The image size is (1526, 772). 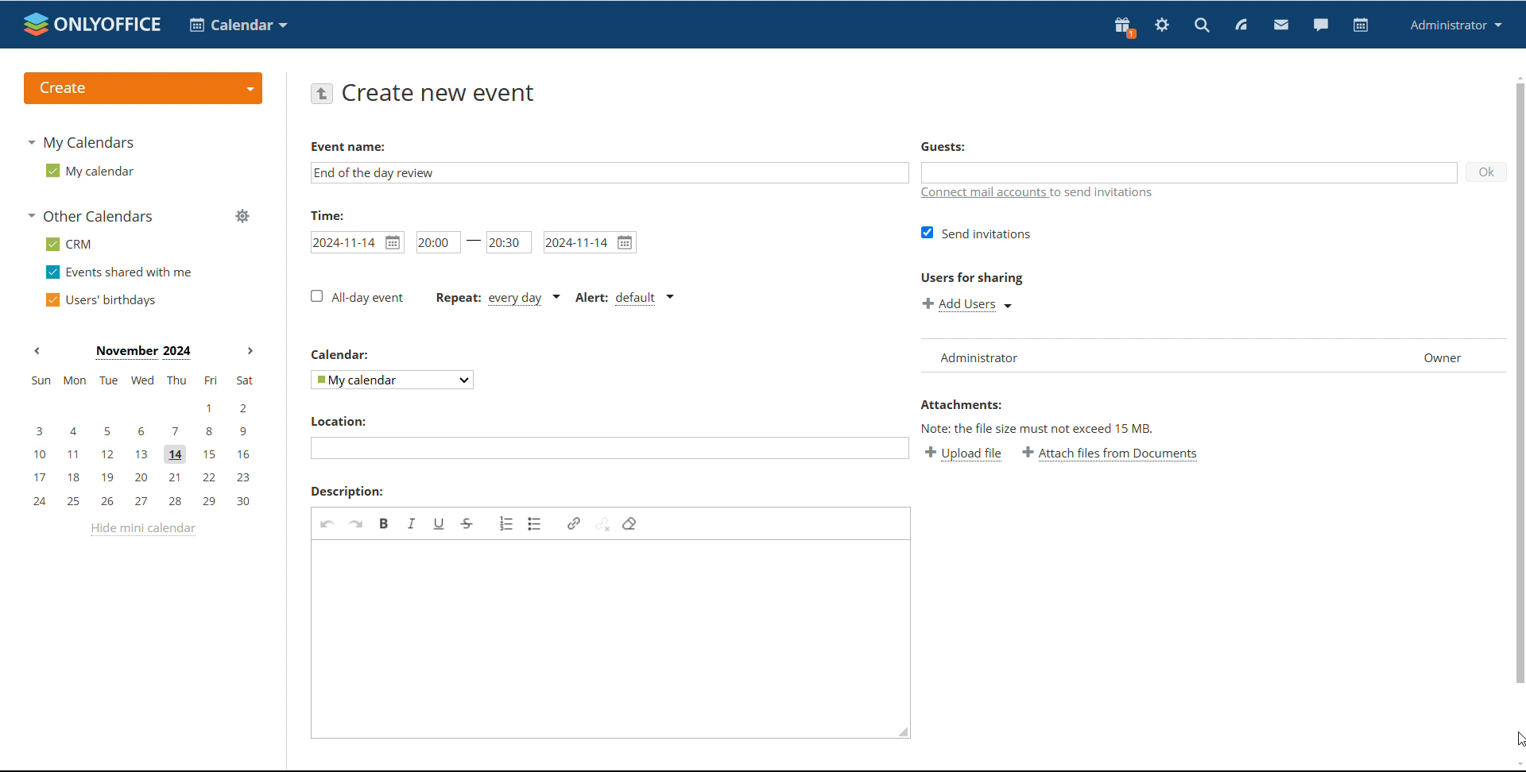 What do you see at coordinates (250, 352) in the screenshot?
I see `next month` at bounding box center [250, 352].